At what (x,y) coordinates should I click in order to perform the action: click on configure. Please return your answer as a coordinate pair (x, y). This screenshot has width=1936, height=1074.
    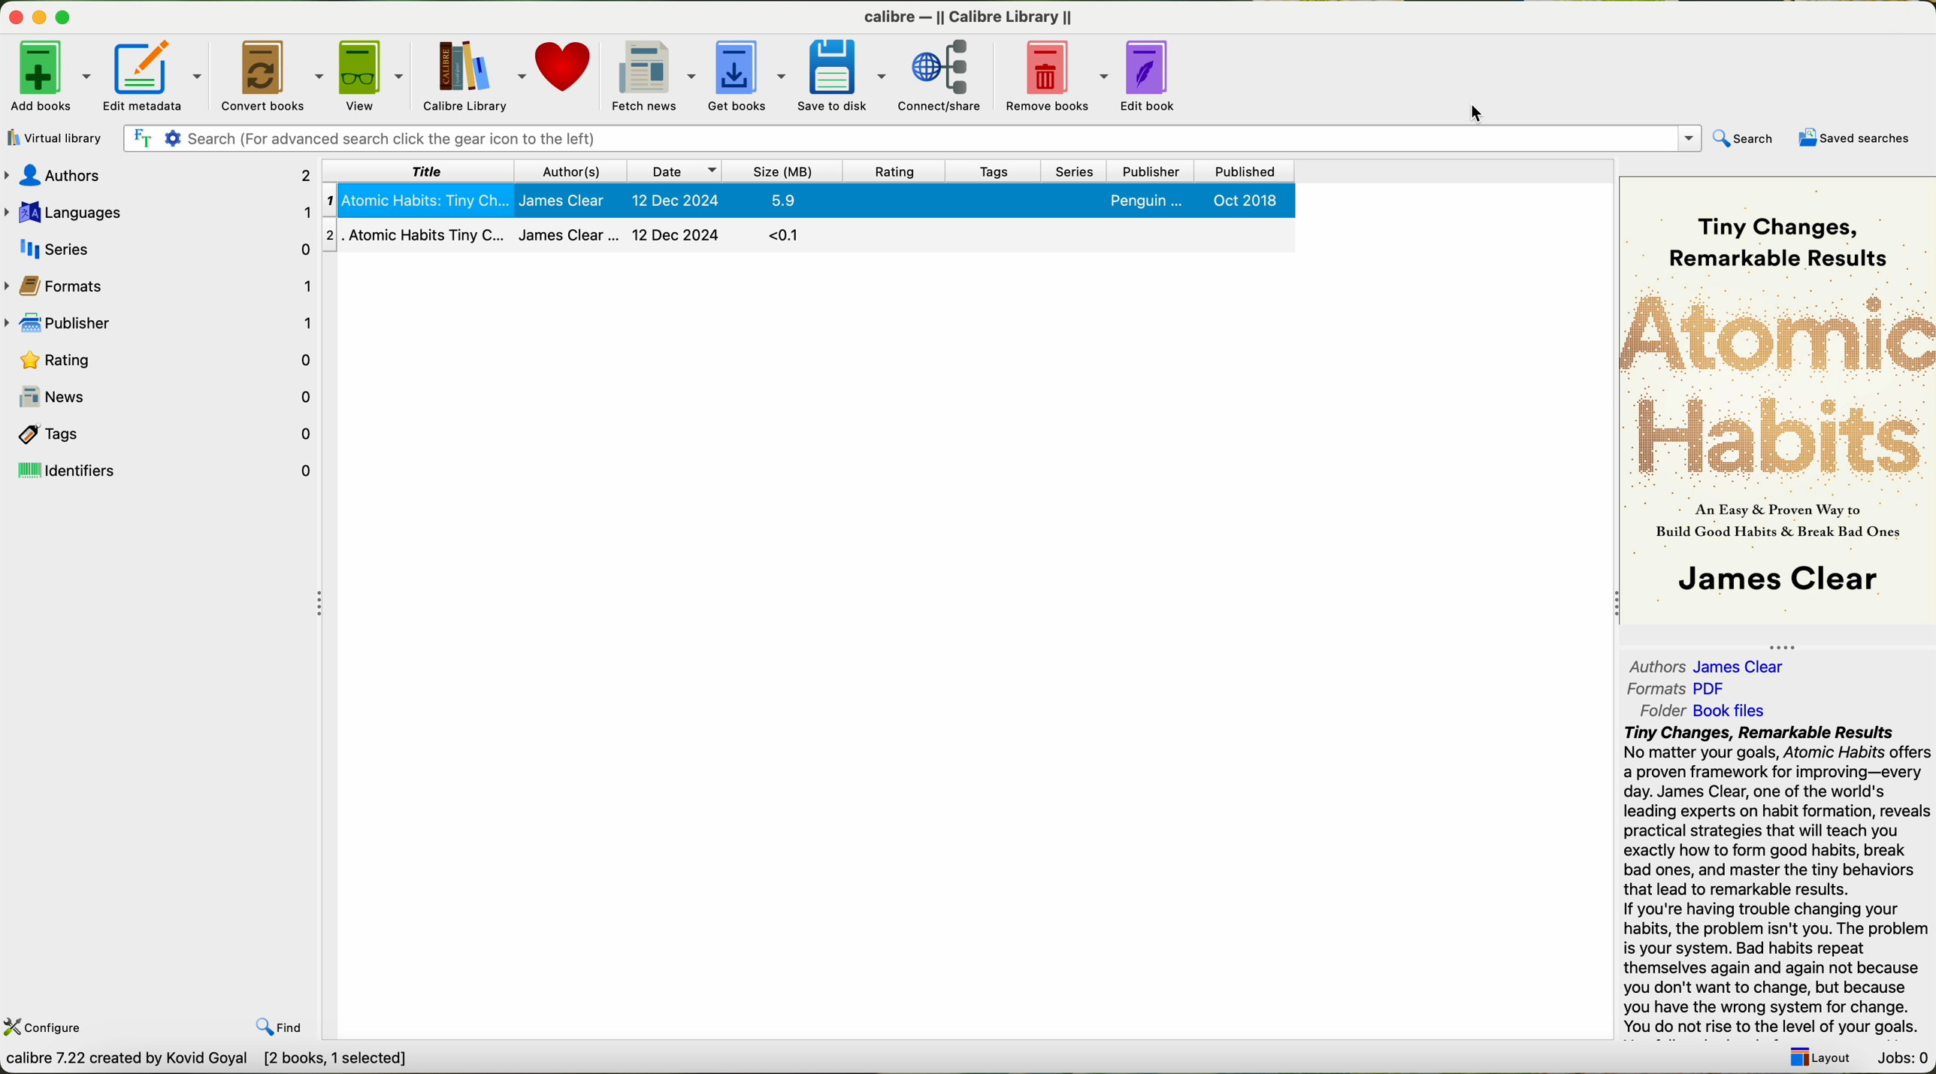
    Looking at the image, I should click on (44, 1029).